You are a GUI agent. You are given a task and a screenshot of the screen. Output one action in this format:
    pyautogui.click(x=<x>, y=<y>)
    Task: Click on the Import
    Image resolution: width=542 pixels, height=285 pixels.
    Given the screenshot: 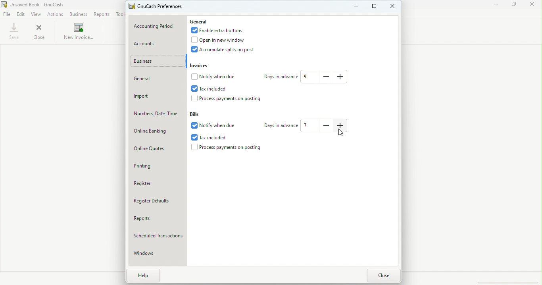 What is the action you would take?
    pyautogui.click(x=157, y=96)
    